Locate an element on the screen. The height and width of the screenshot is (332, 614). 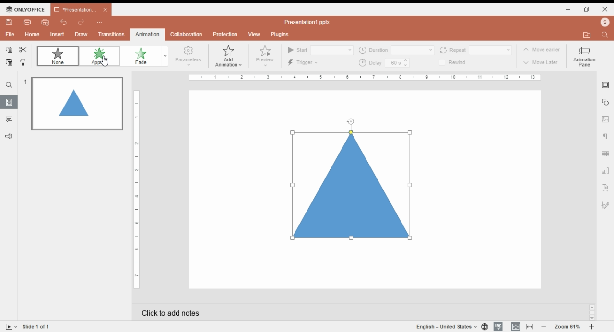
click add notes is located at coordinates (257, 313).